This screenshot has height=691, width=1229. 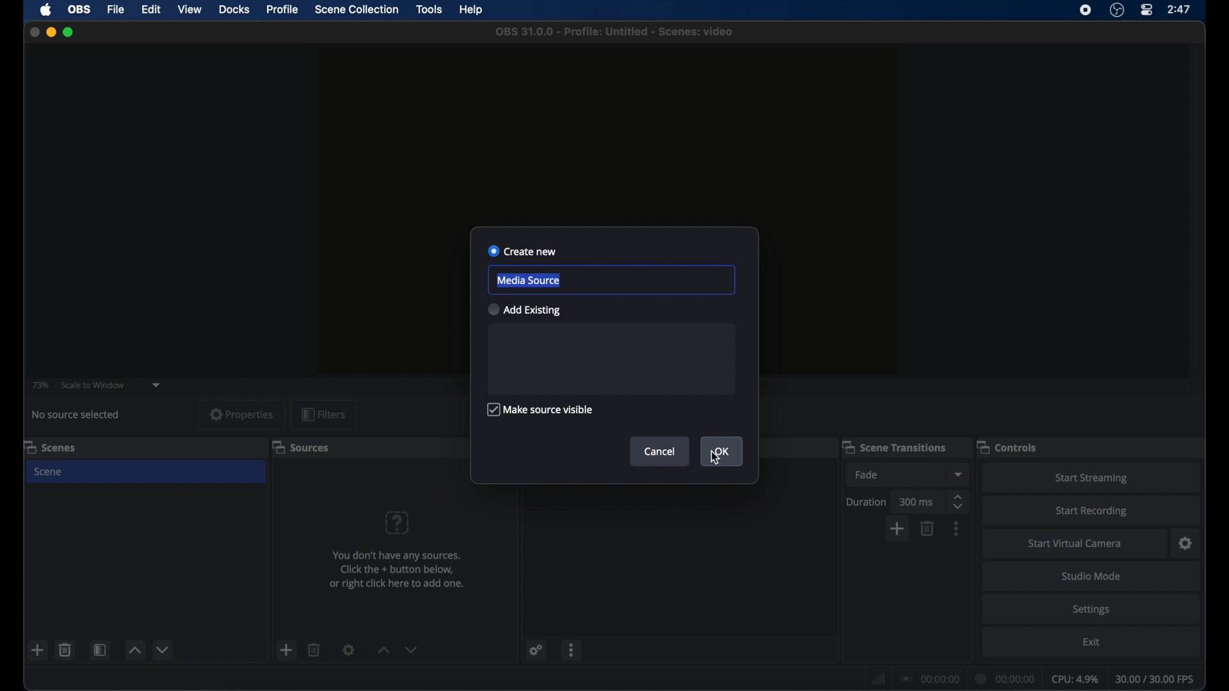 I want to click on start streaming, so click(x=1091, y=478).